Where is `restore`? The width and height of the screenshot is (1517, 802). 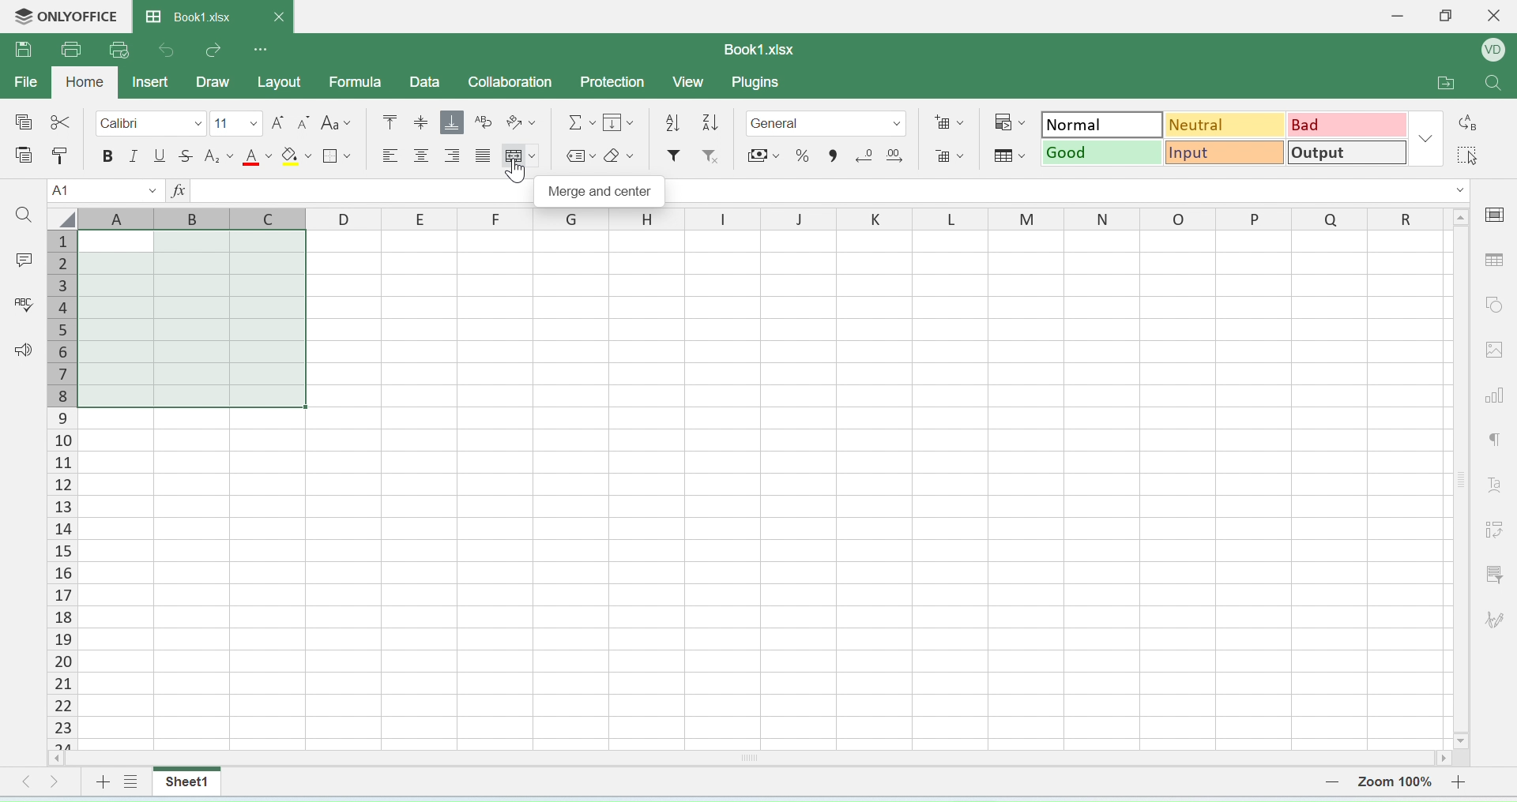 restore is located at coordinates (1446, 18).